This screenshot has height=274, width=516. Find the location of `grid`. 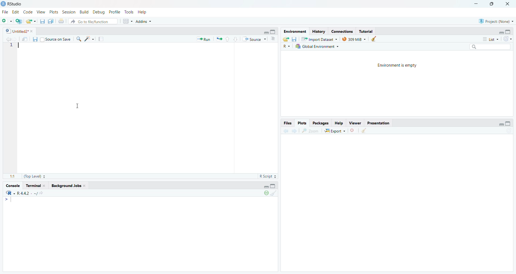

grid is located at coordinates (126, 22).